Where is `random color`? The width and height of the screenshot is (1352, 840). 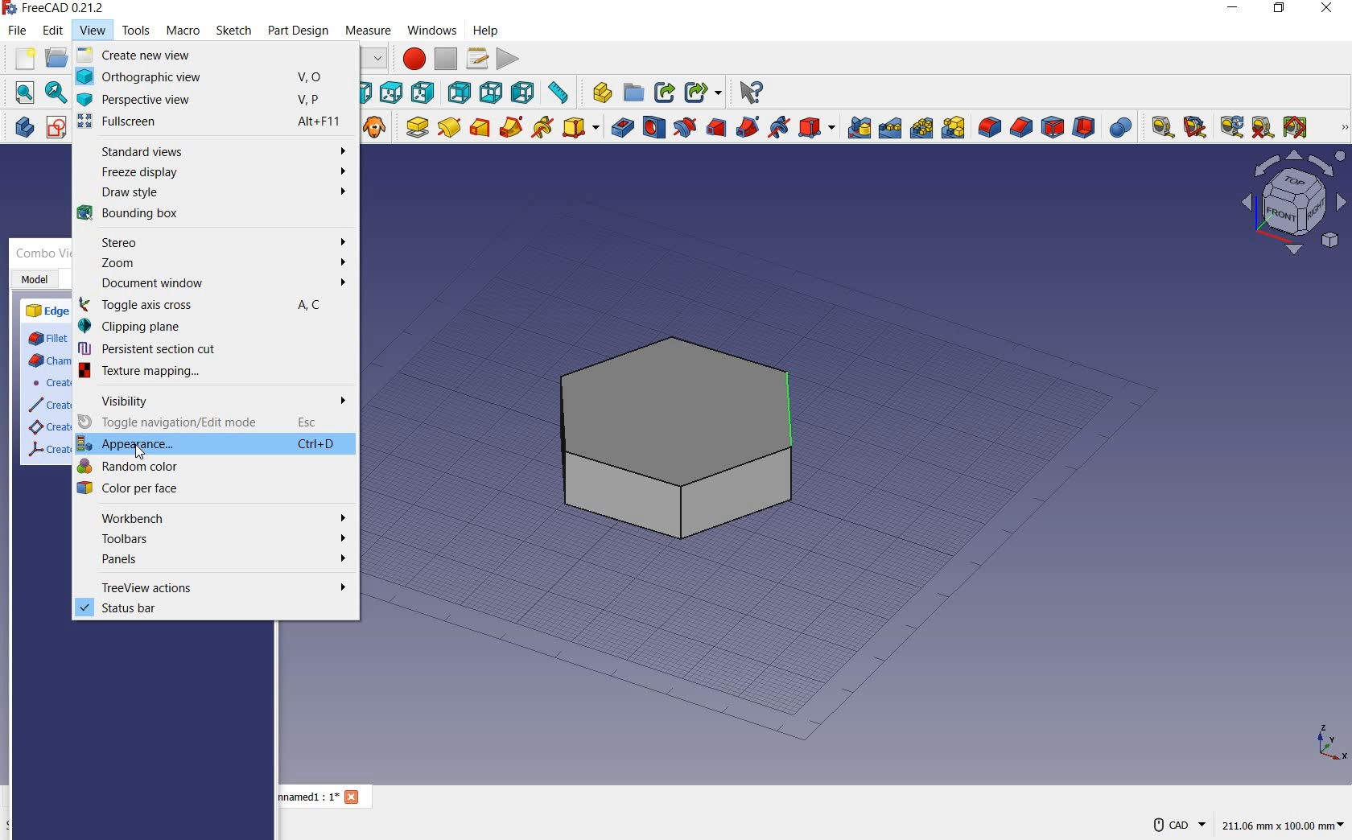 random color is located at coordinates (216, 468).